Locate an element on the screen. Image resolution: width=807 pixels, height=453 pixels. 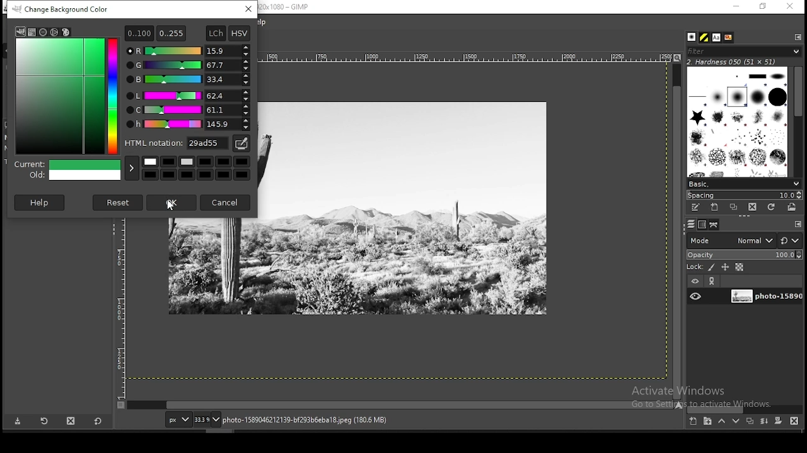
lch chroma is located at coordinates (188, 110).